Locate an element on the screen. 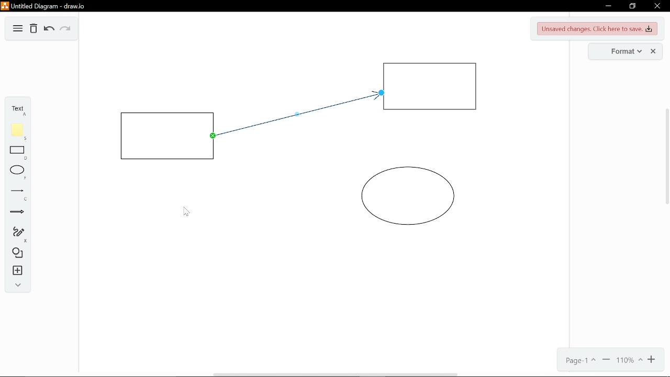 The height and width of the screenshot is (377, 670). Ellipse is located at coordinates (18, 173).